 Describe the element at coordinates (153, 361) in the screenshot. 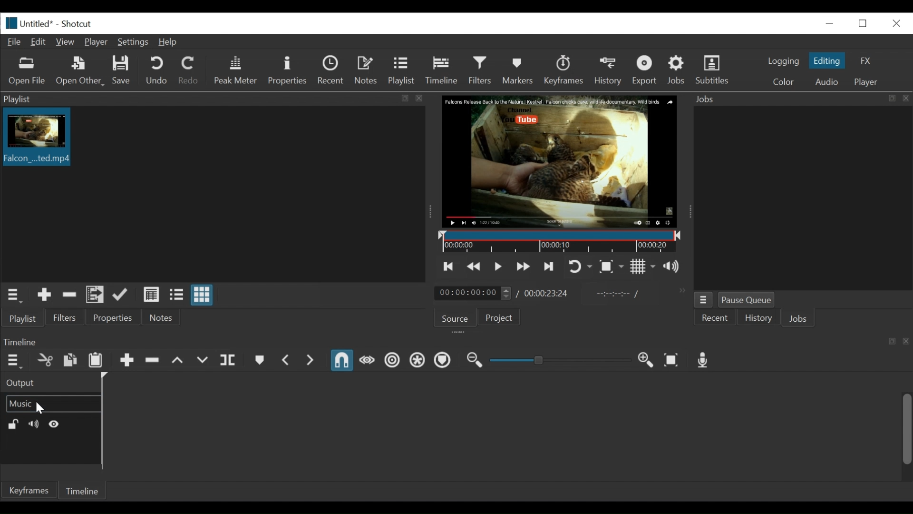

I see `Ripple delete` at that location.